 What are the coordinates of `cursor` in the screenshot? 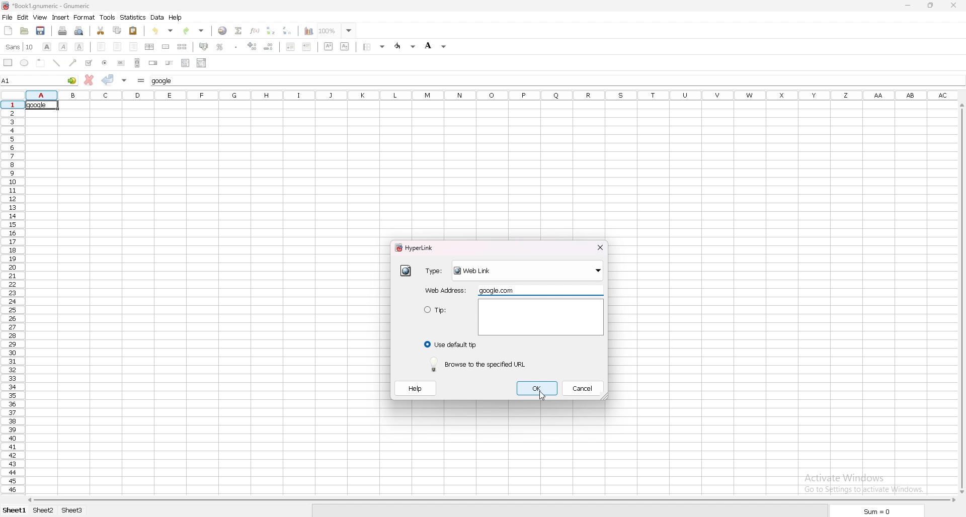 It's located at (542, 395).